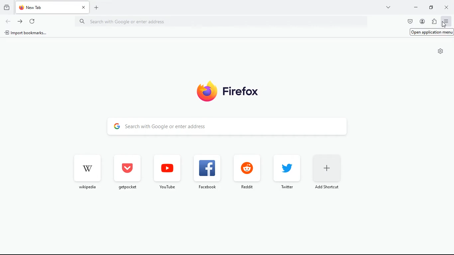  Describe the element at coordinates (411, 22) in the screenshot. I see `pocket` at that location.